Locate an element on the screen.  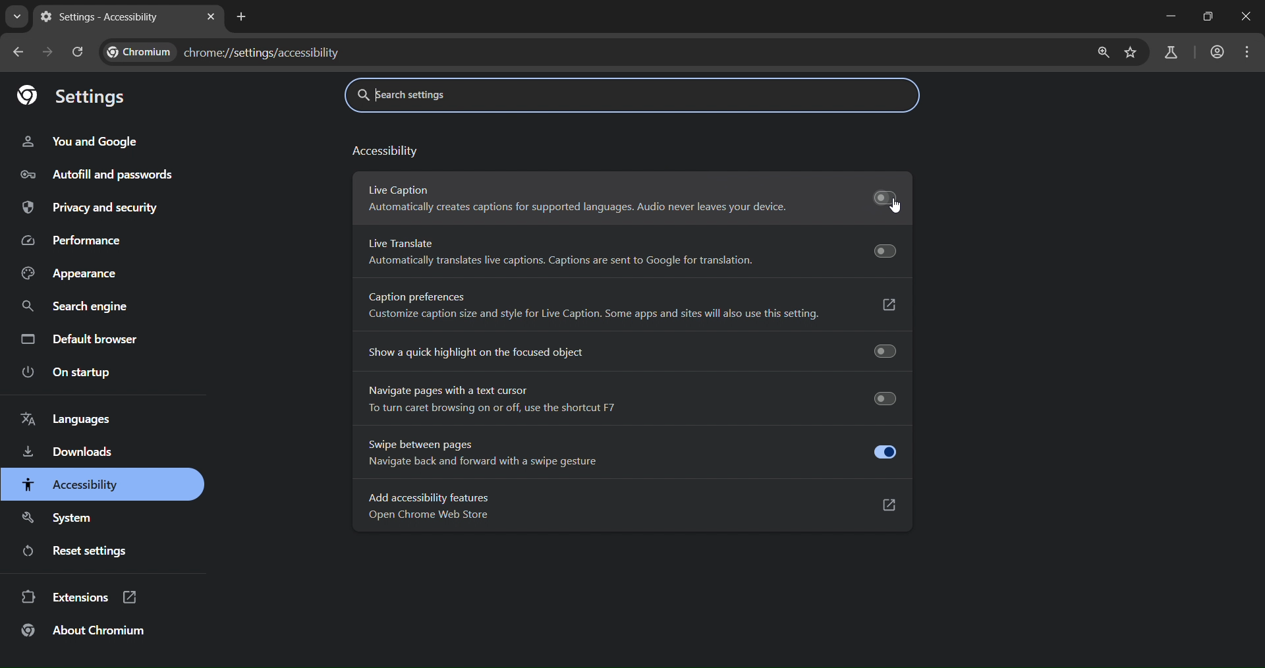
restore down is located at coordinates (1210, 16).